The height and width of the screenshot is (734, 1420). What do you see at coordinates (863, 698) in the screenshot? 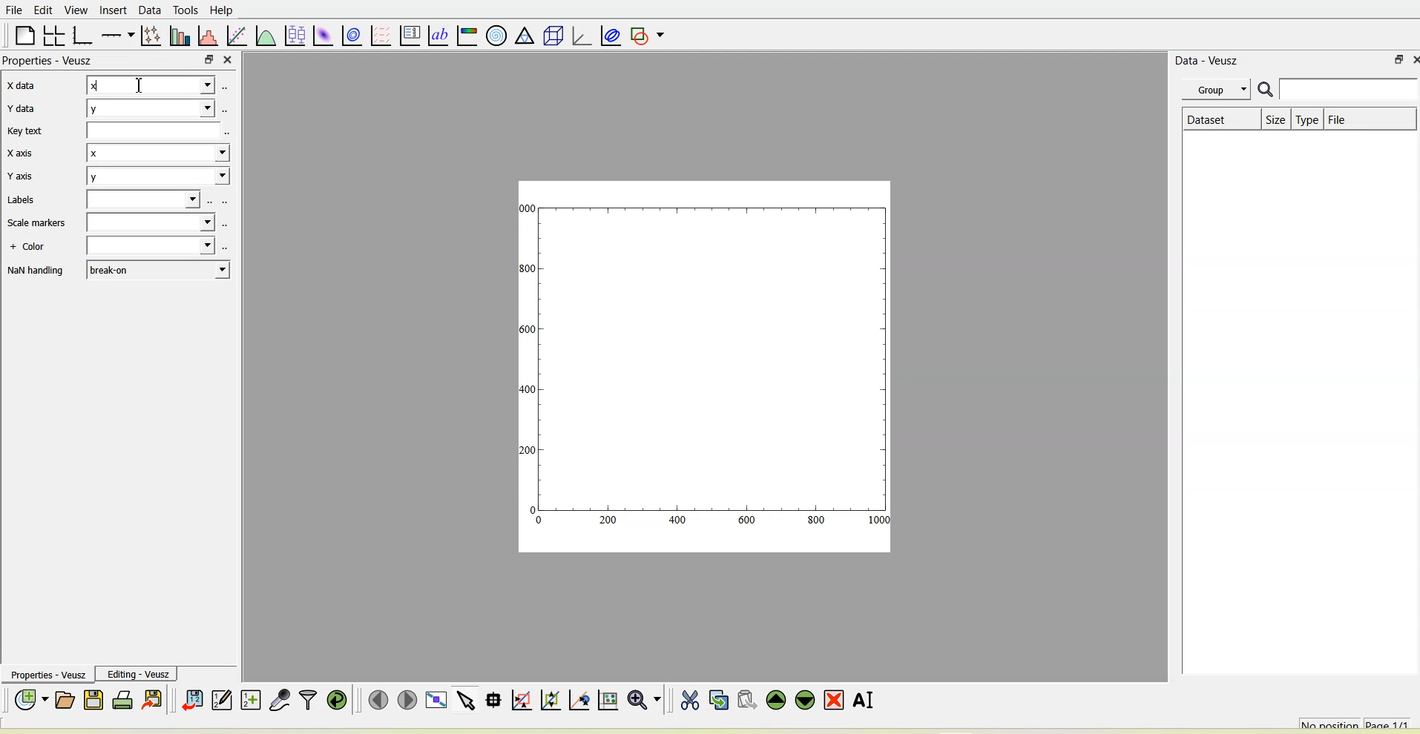
I see `Renames the selected widget` at bounding box center [863, 698].